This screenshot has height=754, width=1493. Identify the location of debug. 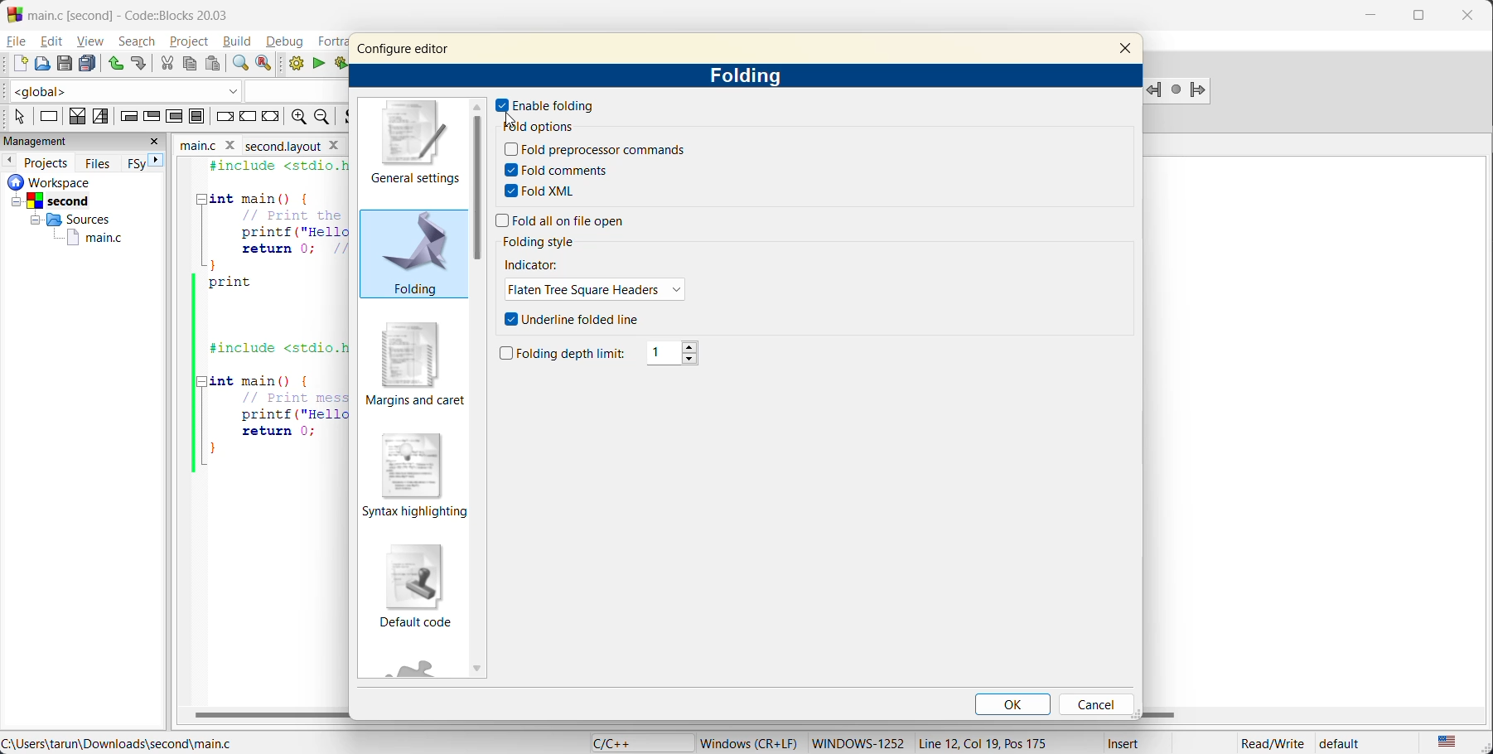
(286, 42).